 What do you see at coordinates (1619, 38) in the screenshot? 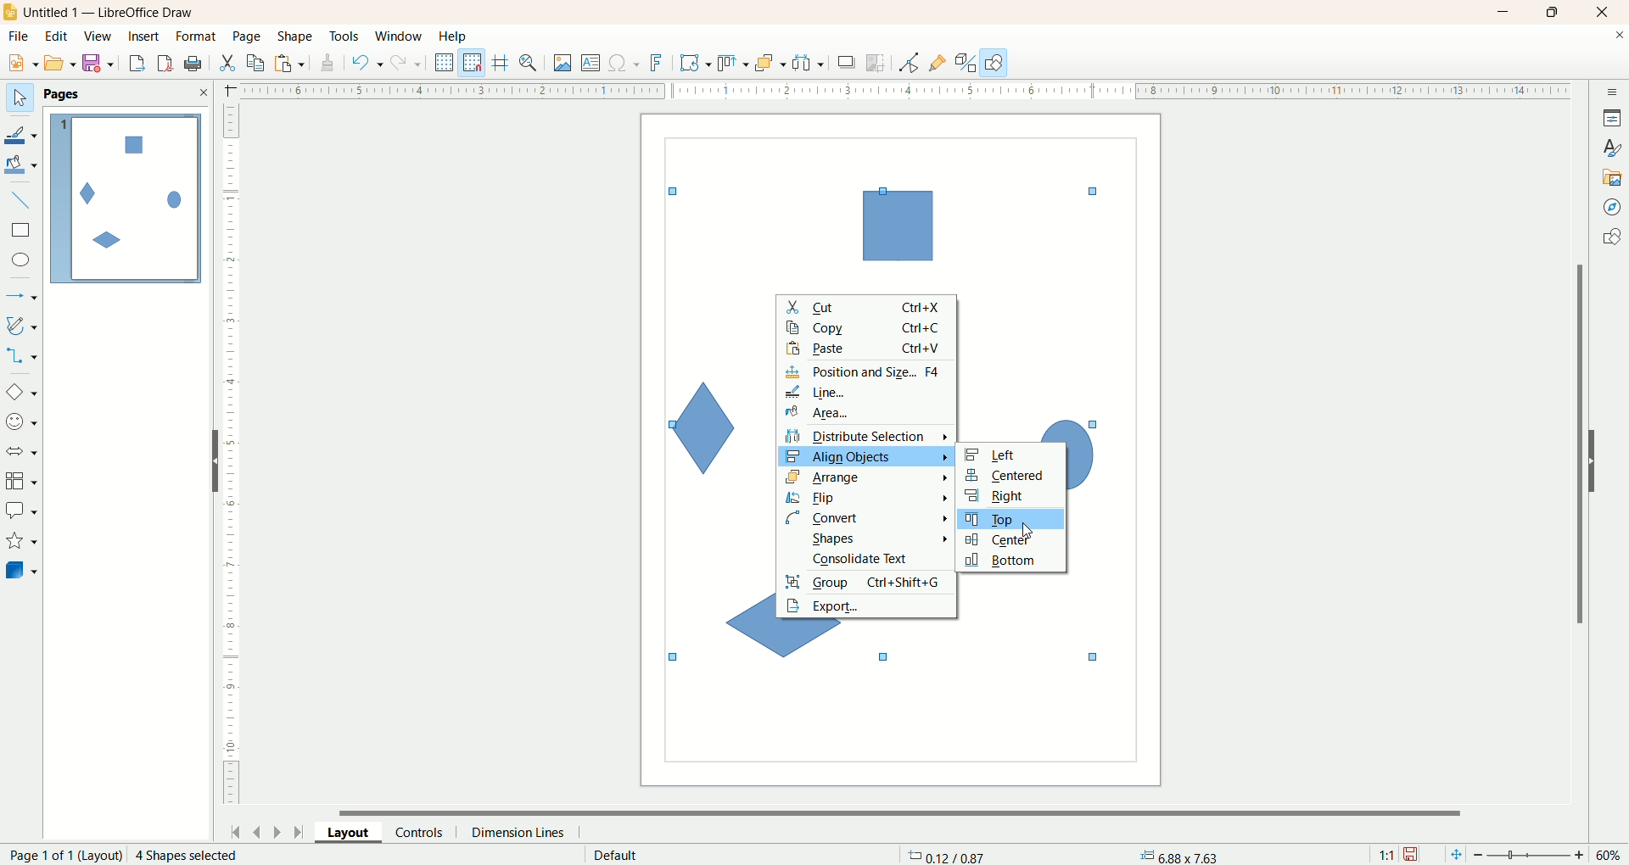
I see `close` at bounding box center [1619, 38].